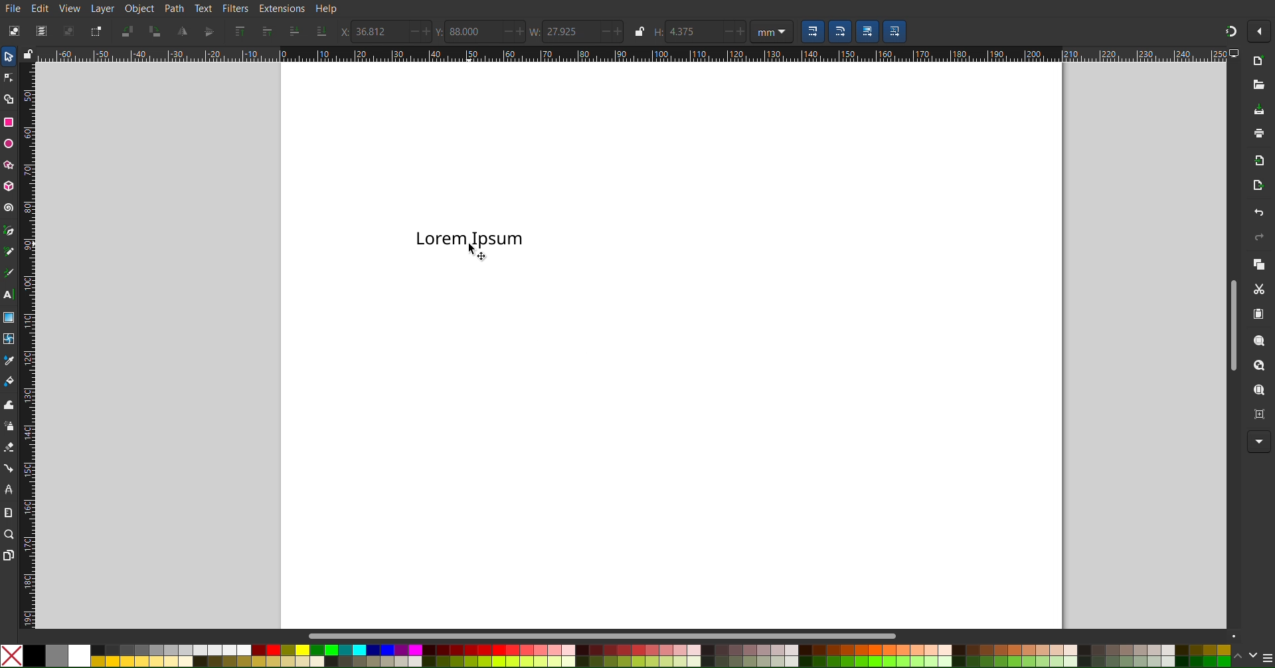 This screenshot has height=668, width=1275. Describe the element at coordinates (839, 31) in the screenshot. I see `Scaling Objects settings` at that location.